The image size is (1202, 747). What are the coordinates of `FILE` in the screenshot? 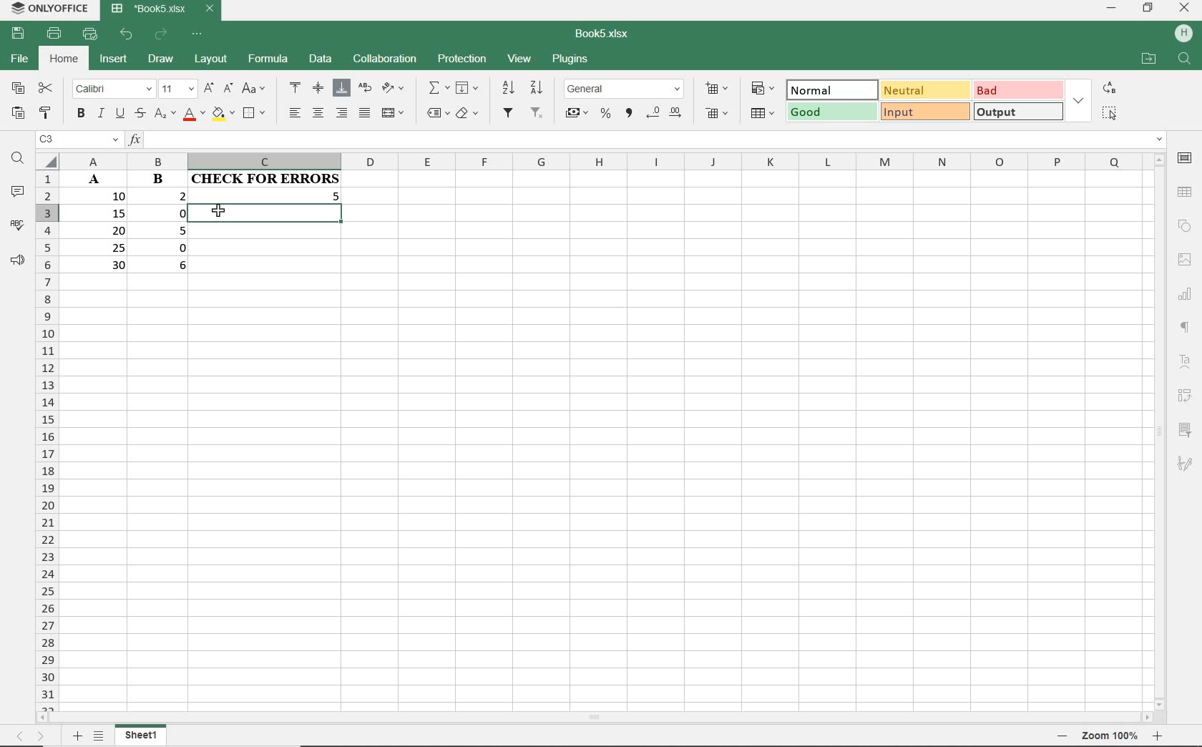 It's located at (17, 59).